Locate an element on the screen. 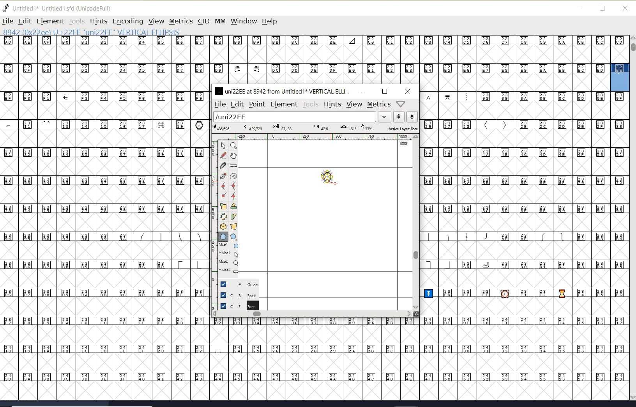 The width and height of the screenshot is (636, 407). untitled1* Untitled 1.sfd (UnicodeFull) is located at coordinates (65, 7).